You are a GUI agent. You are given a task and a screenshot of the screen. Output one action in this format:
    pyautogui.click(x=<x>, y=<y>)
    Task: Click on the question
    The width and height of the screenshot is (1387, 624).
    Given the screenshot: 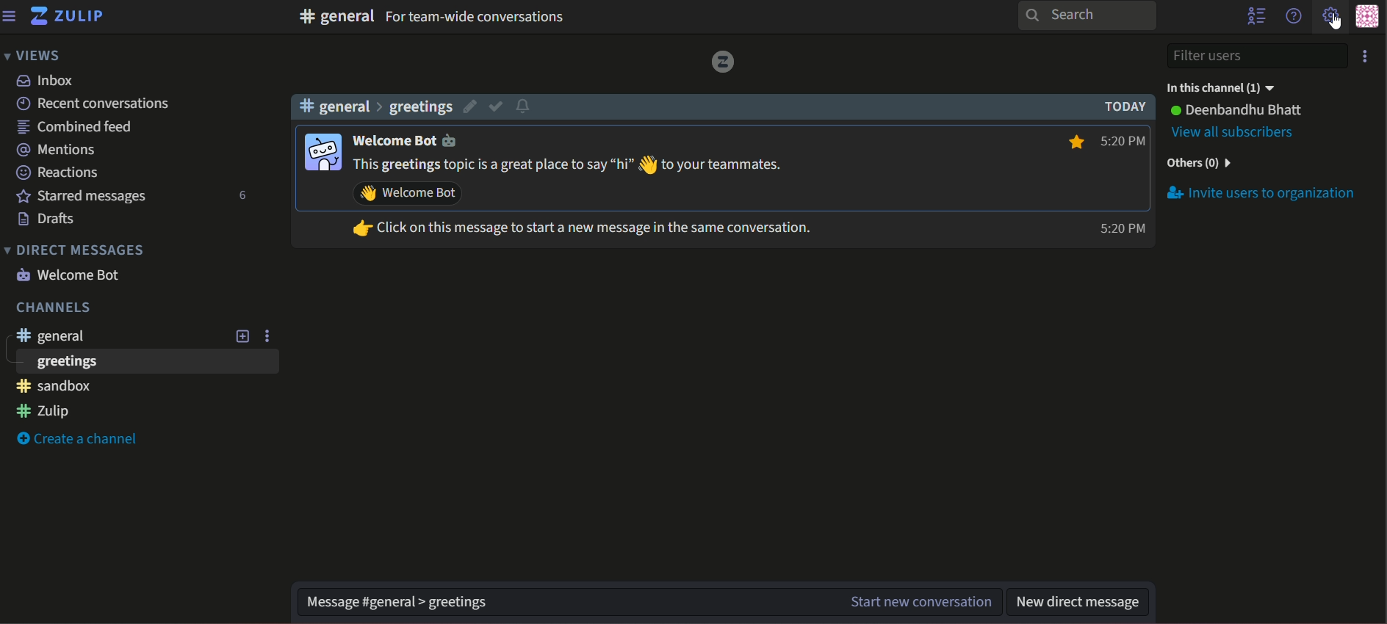 What is the action you would take?
    pyautogui.click(x=1293, y=16)
    